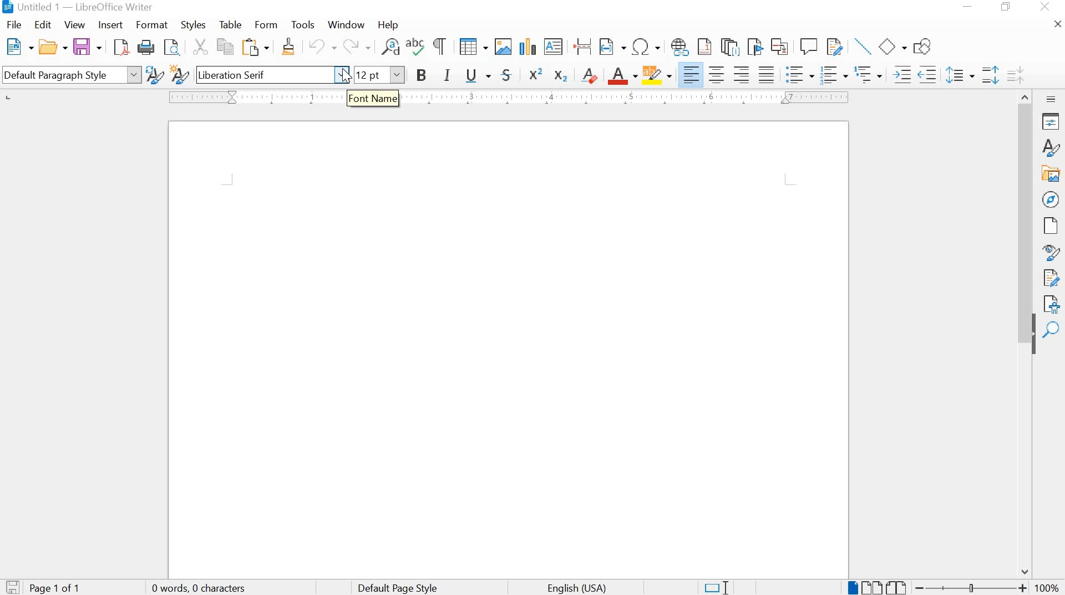 The image size is (1065, 595). Describe the element at coordinates (717, 587) in the screenshot. I see `STANDARD SELECTION` at that location.